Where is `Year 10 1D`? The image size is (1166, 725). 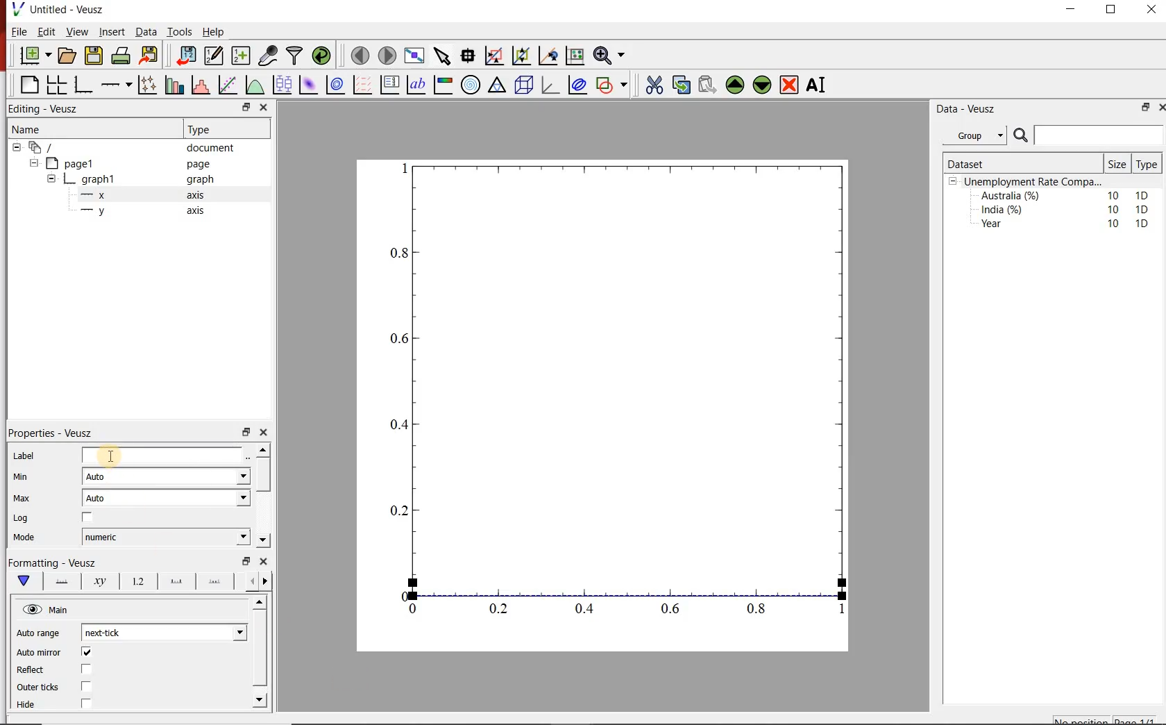
Year 10 1D is located at coordinates (1069, 225).